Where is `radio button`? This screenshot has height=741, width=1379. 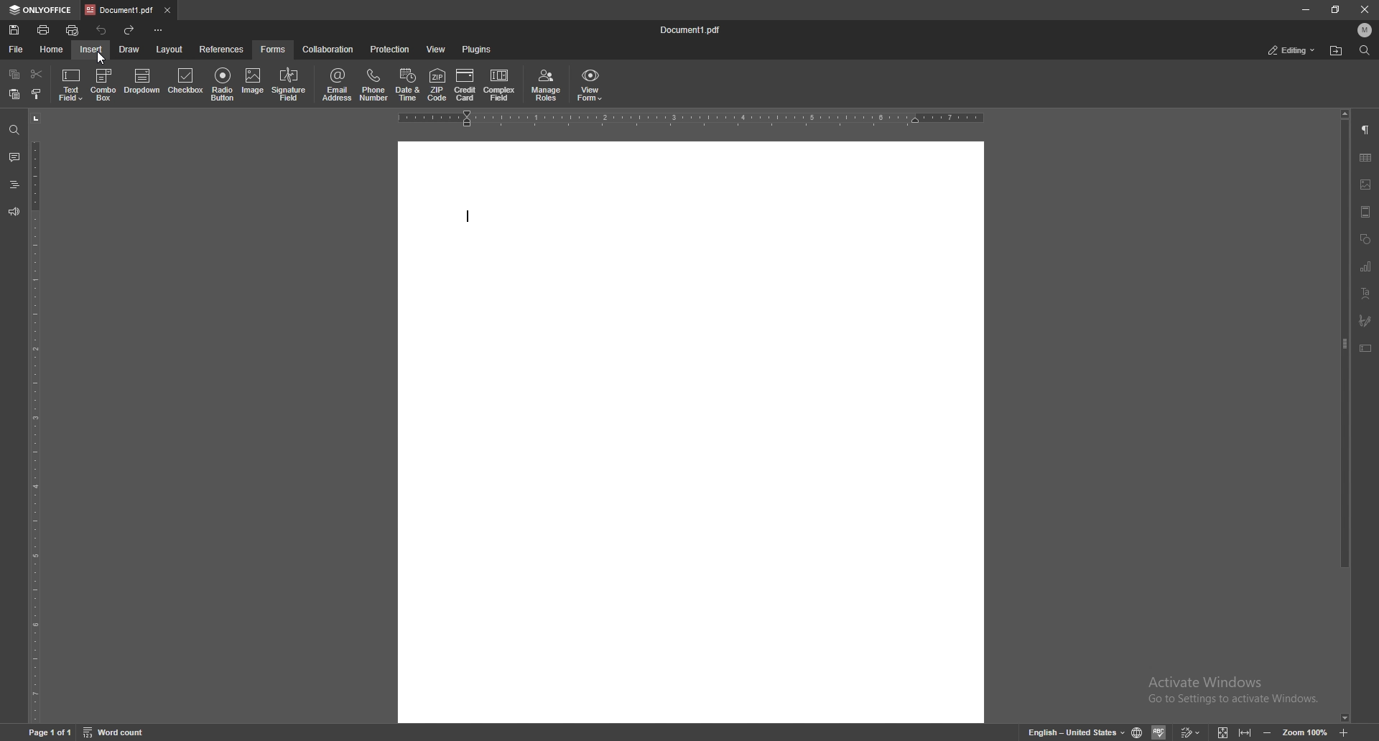
radio button is located at coordinates (223, 83).